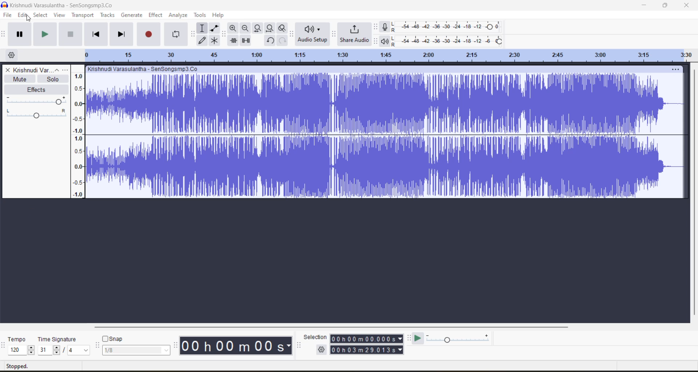 This screenshot has width=698, height=372. What do you see at coordinates (215, 40) in the screenshot?
I see `multi tool` at bounding box center [215, 40].